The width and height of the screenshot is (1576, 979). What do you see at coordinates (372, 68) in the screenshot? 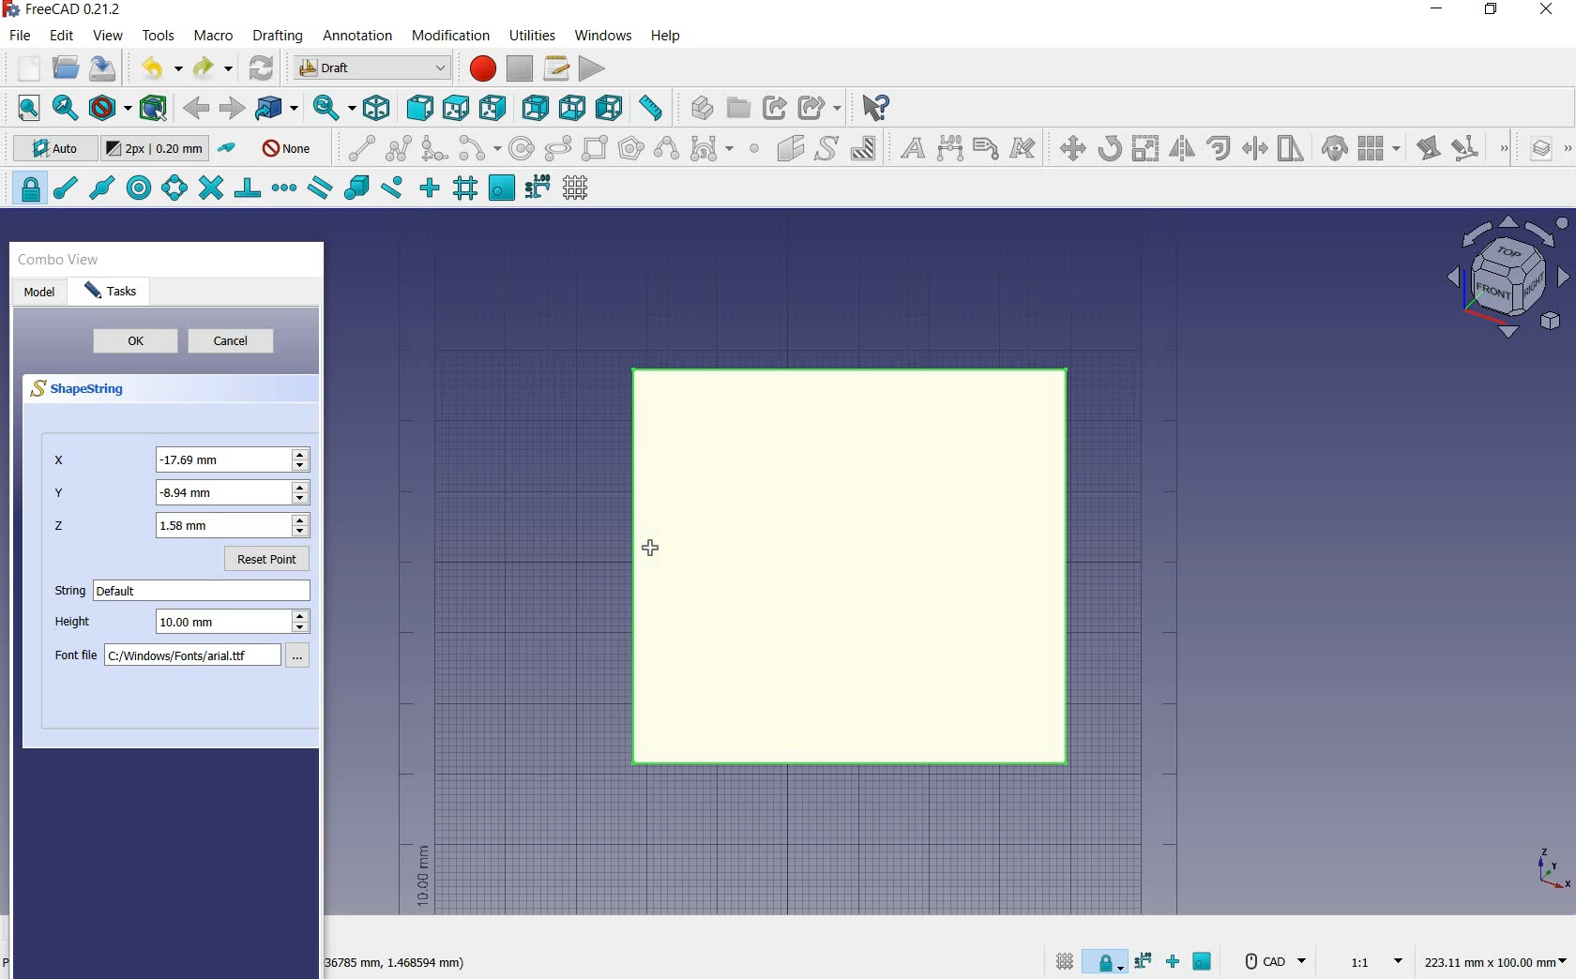
I see `switch between workbenches` at bounding box center [372, 68].